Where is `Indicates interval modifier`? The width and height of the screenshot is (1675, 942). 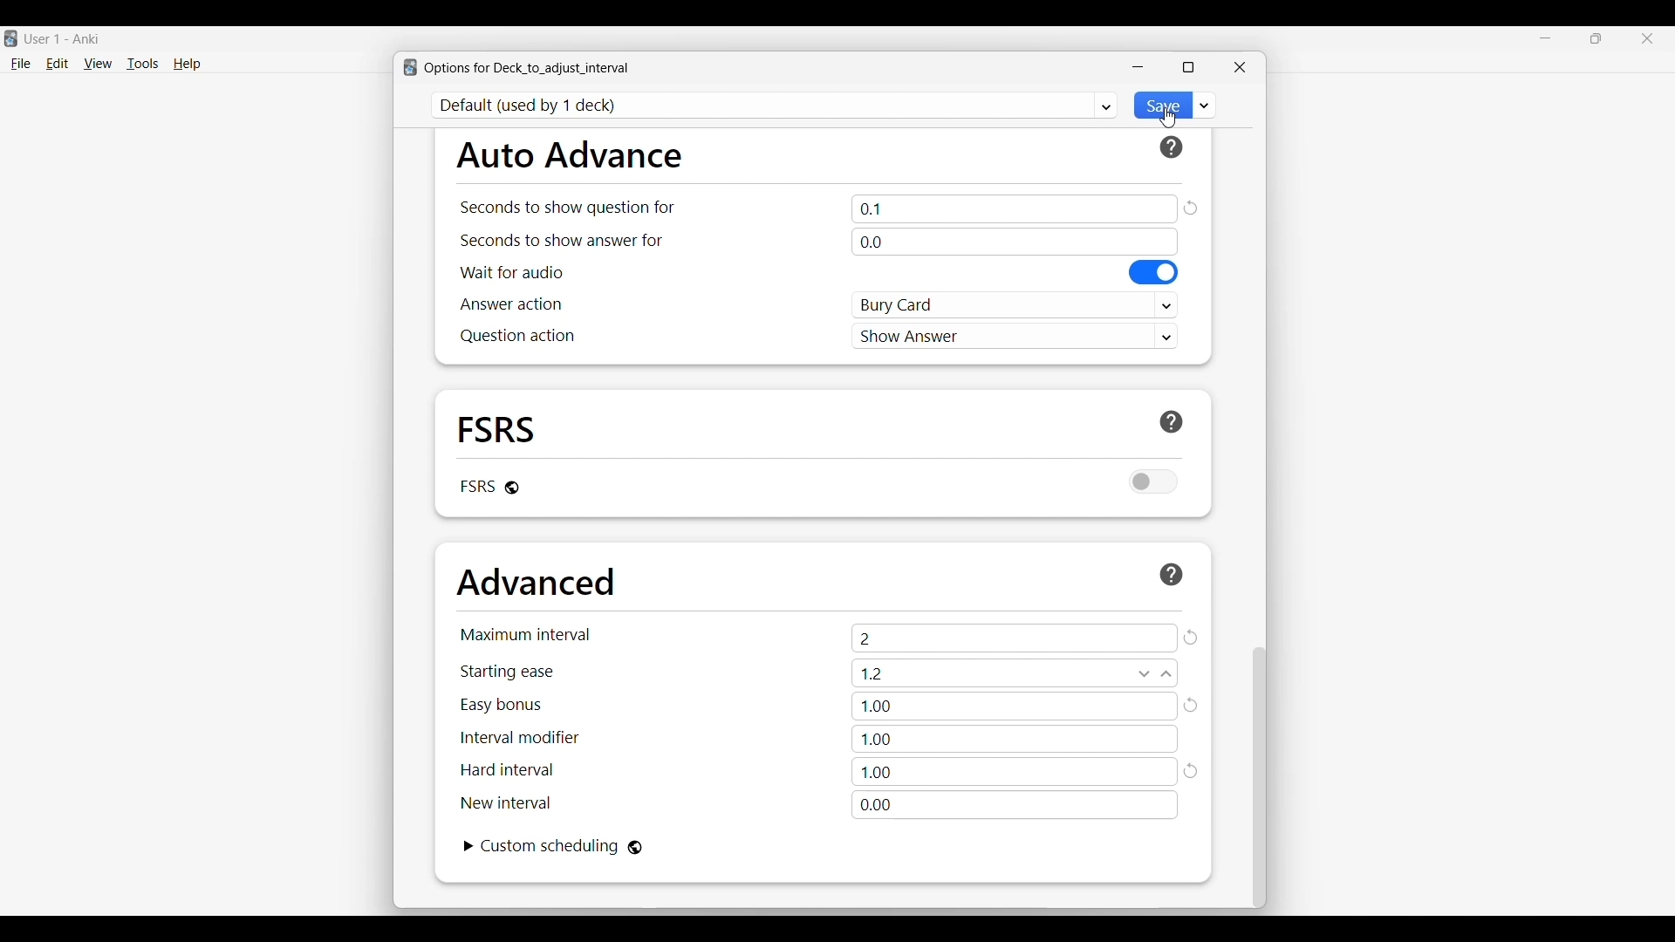 Indicates interval modifier is located at coordinates (520, 737).